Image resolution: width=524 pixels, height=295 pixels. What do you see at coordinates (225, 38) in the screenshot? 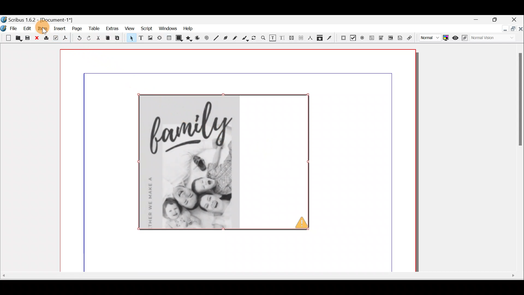
I see `Bezier curver` at bounding box center [225, 38].